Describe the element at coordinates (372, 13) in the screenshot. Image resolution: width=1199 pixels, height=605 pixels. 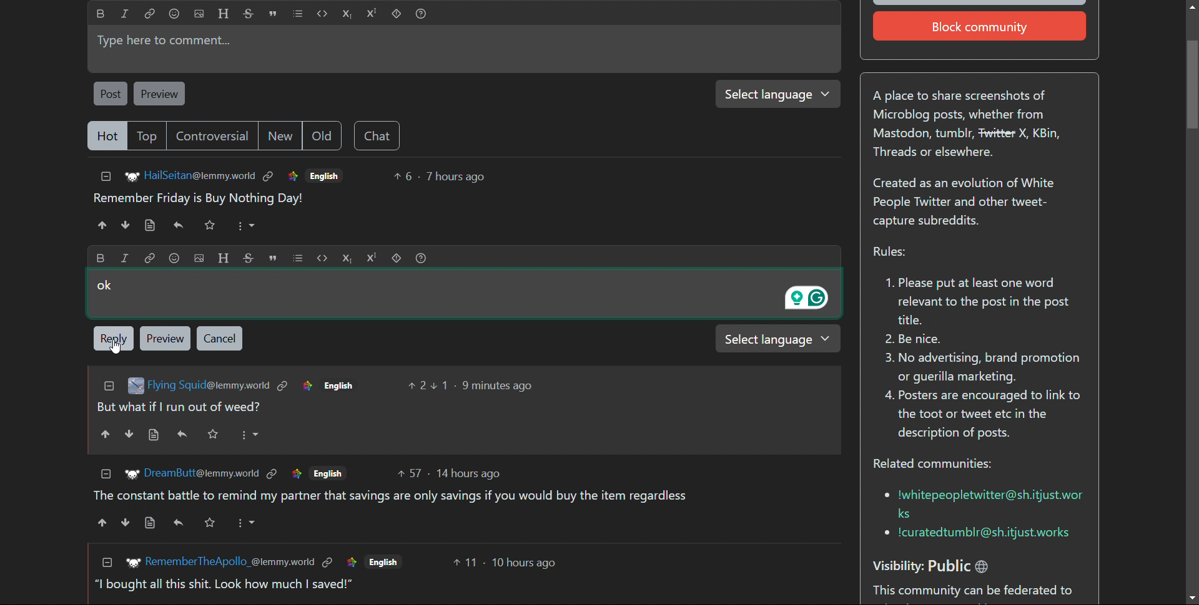
I see `superscript` at that location.